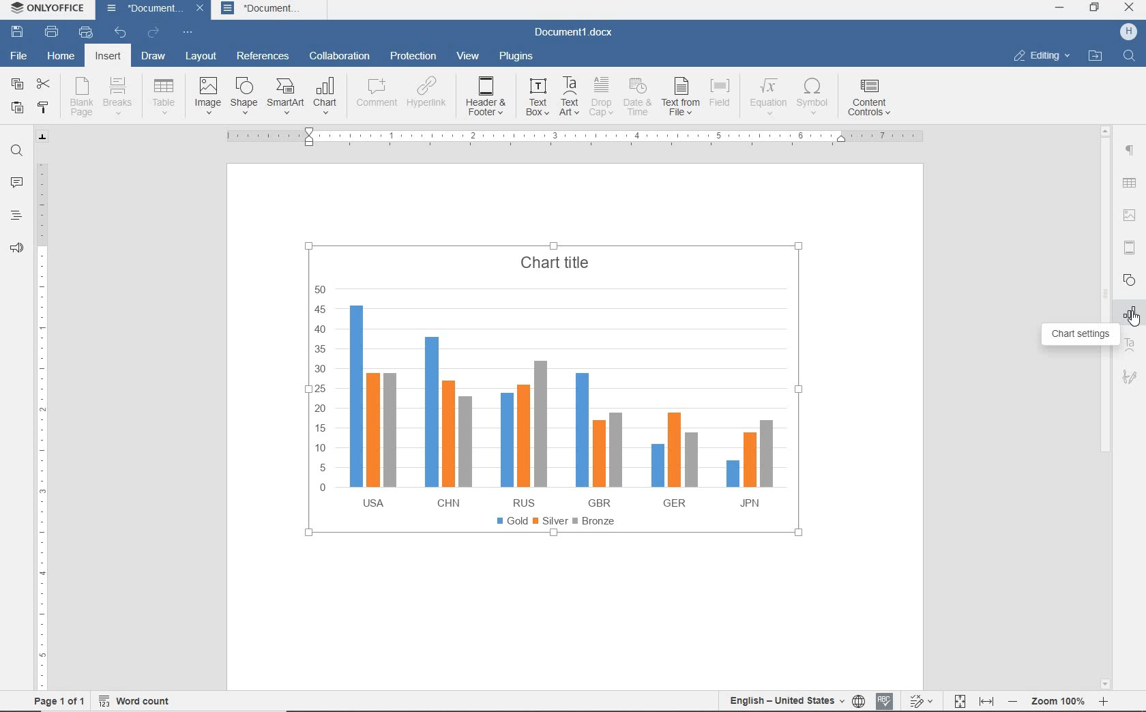 Image resolution: width=1146 pixels, height=712 pixels. What do you see at coordinates (579, 136) in the screenshot?
I see `ruler` at bounding box center [579, 136].